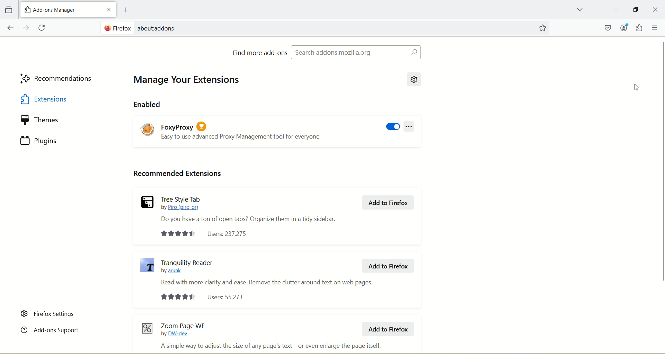  Describe the element at coordinates (108, 10) in the screenshot. I see `Close` at that location.